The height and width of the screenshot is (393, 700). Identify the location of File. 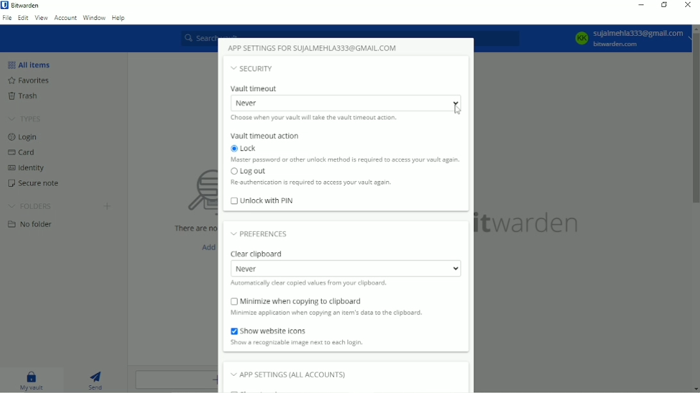
(6, 19).